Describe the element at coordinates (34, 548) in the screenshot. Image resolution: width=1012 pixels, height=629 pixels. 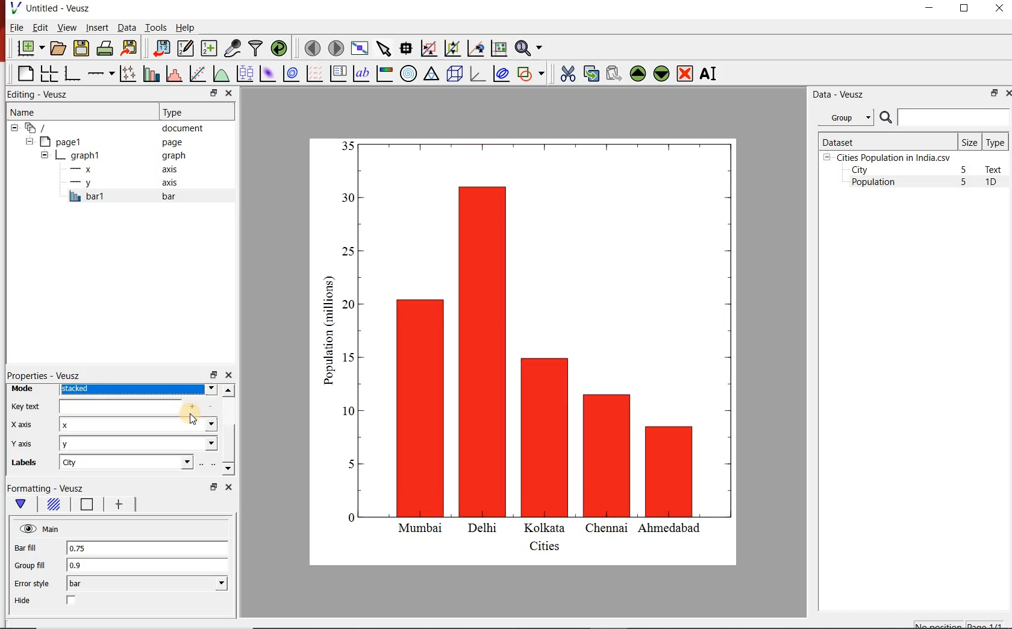
I see `Bar fill` at that location.